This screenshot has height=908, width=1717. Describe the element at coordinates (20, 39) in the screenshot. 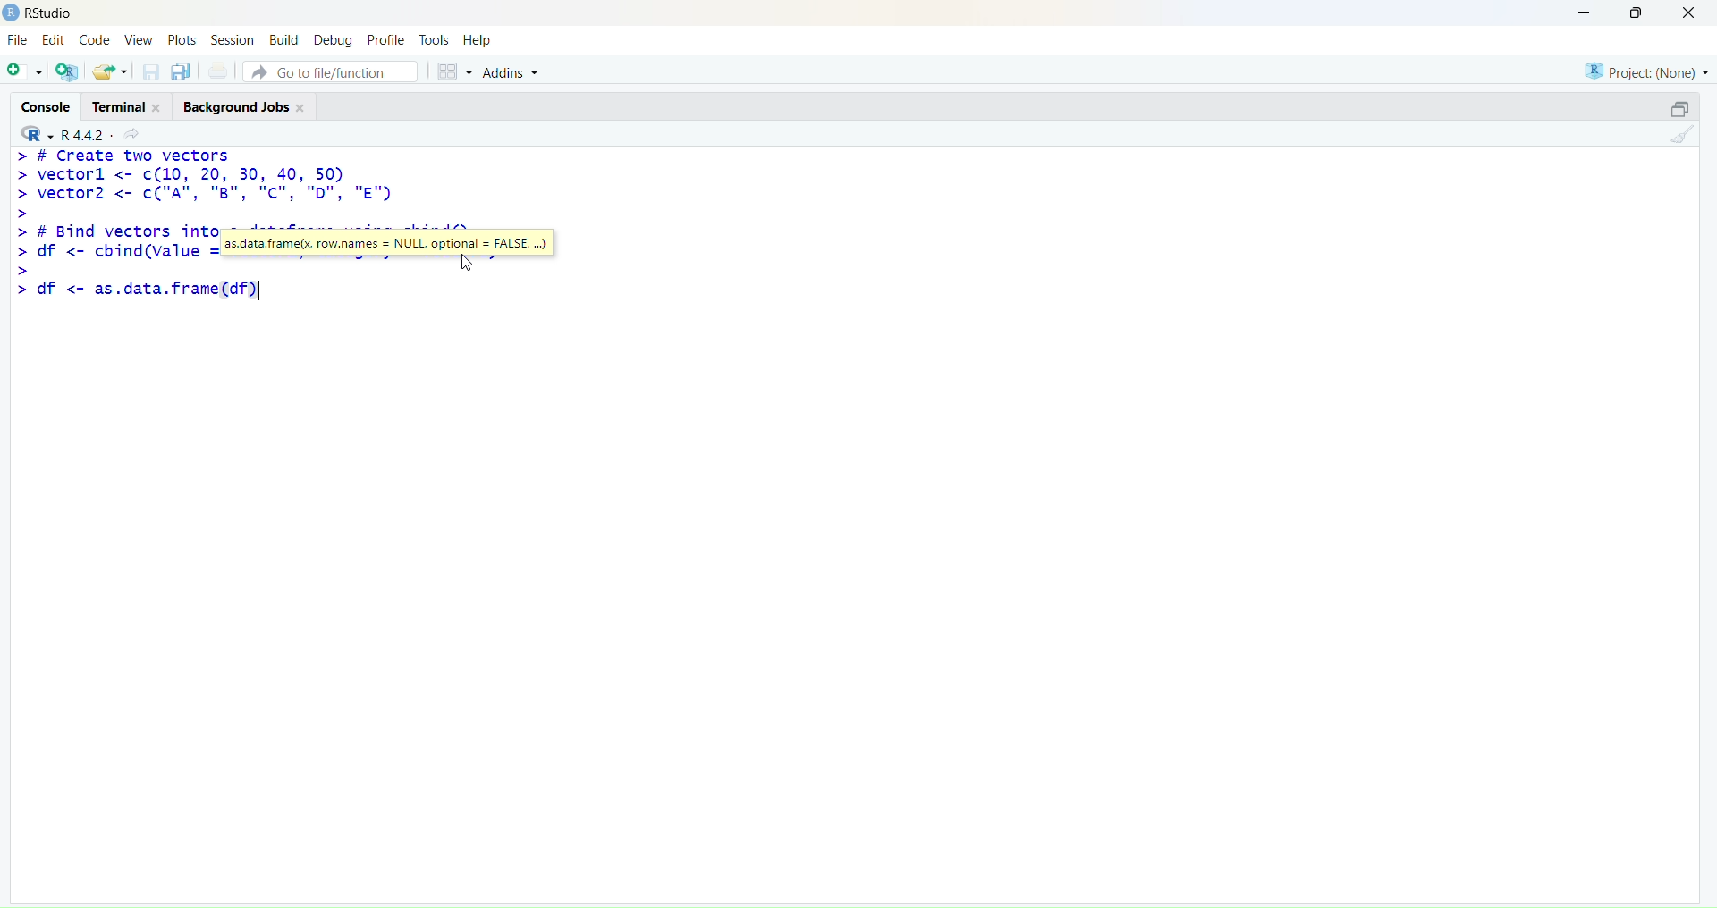

I see `File` at that location.